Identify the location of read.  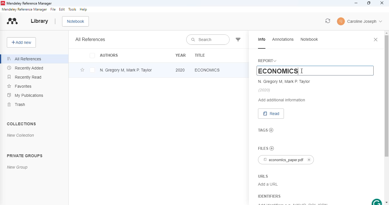
(271, 114).